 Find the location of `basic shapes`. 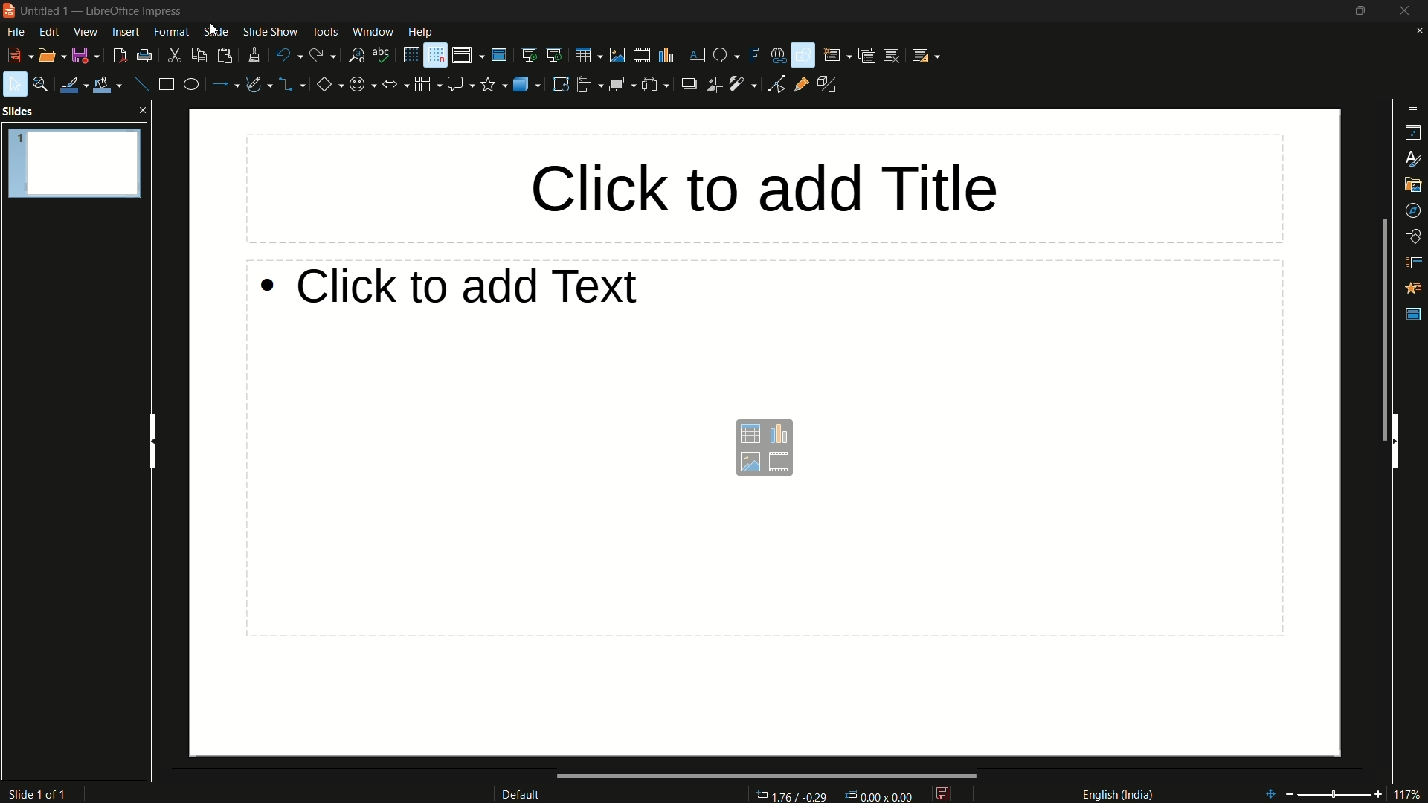

basic shapes is located at coordinates (329, 85).